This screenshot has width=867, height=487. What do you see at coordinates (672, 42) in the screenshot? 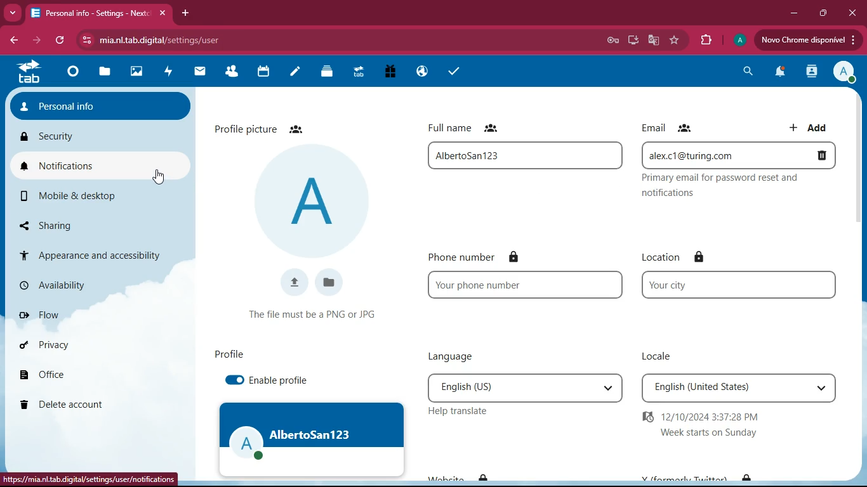
I see `favourite` at bounding box center [672, 42].